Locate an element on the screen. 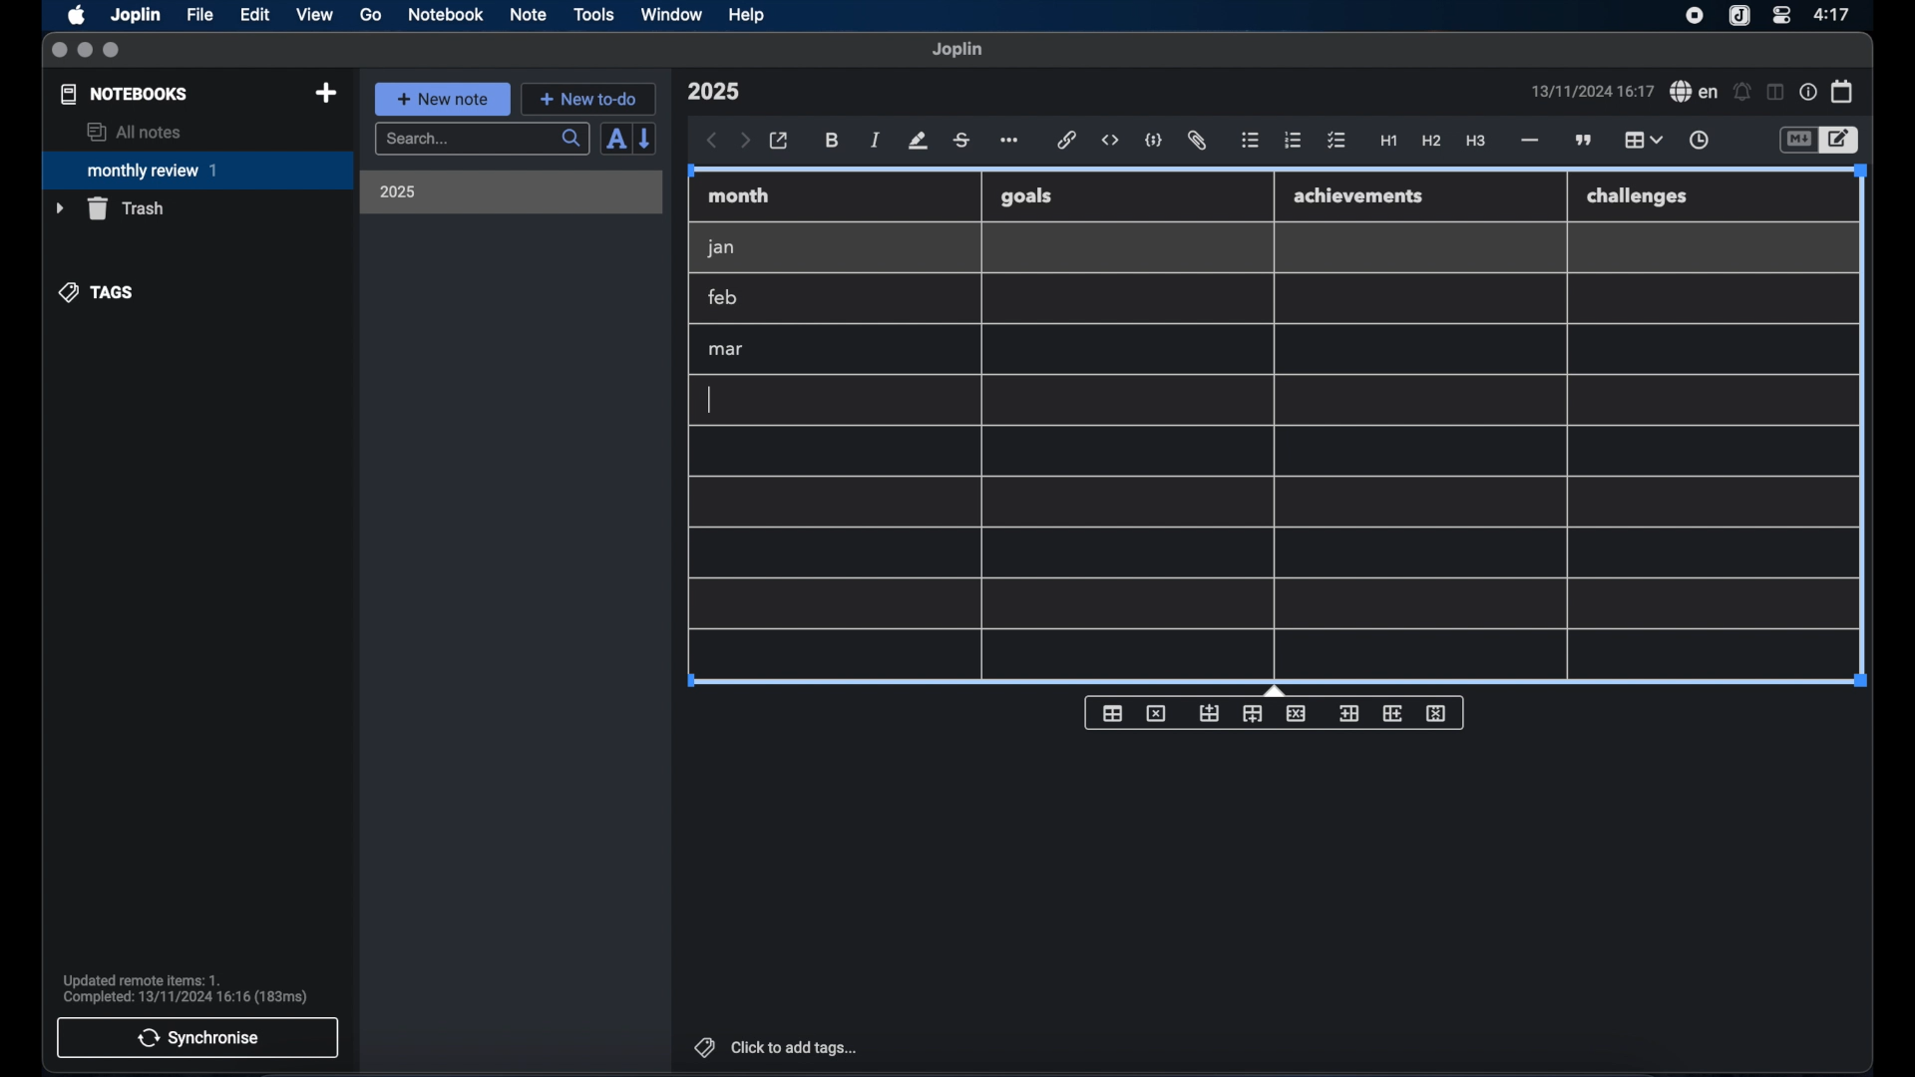 The width and height of the screenshot is (1915, 1077). reverse sort order is located at coordinates (646, 138).